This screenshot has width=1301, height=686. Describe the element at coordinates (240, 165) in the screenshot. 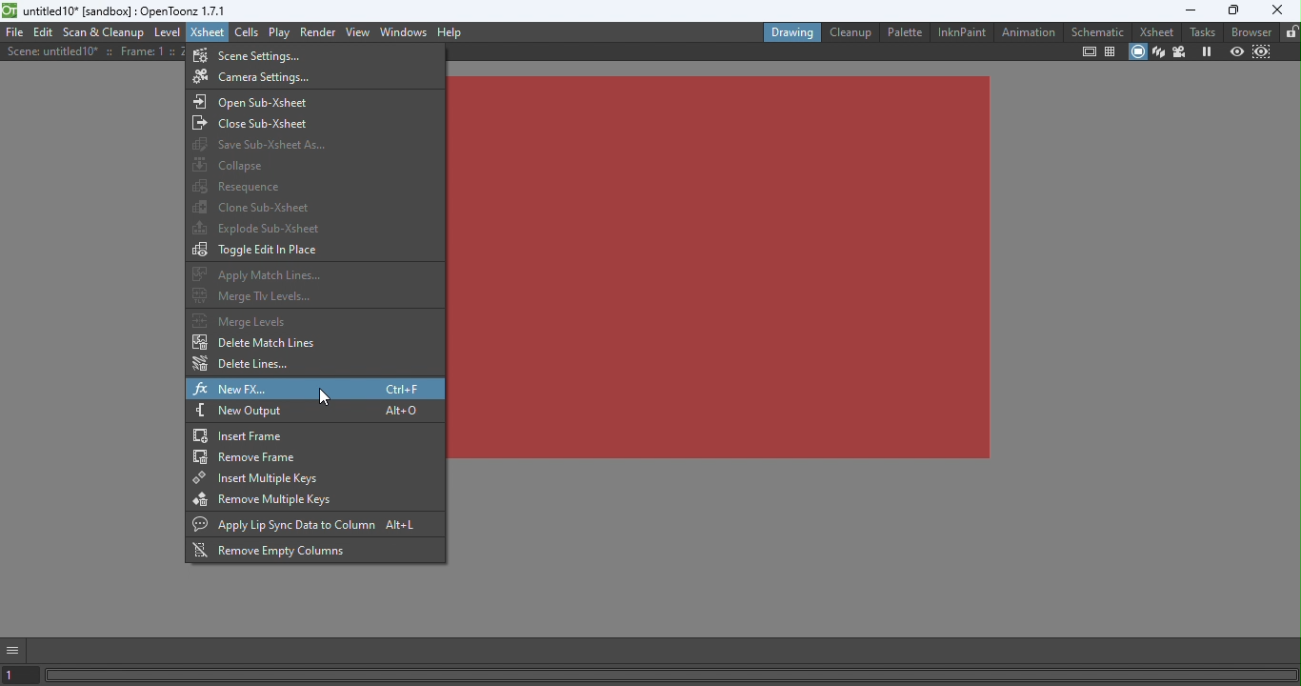

I see `Collapse` at that location.